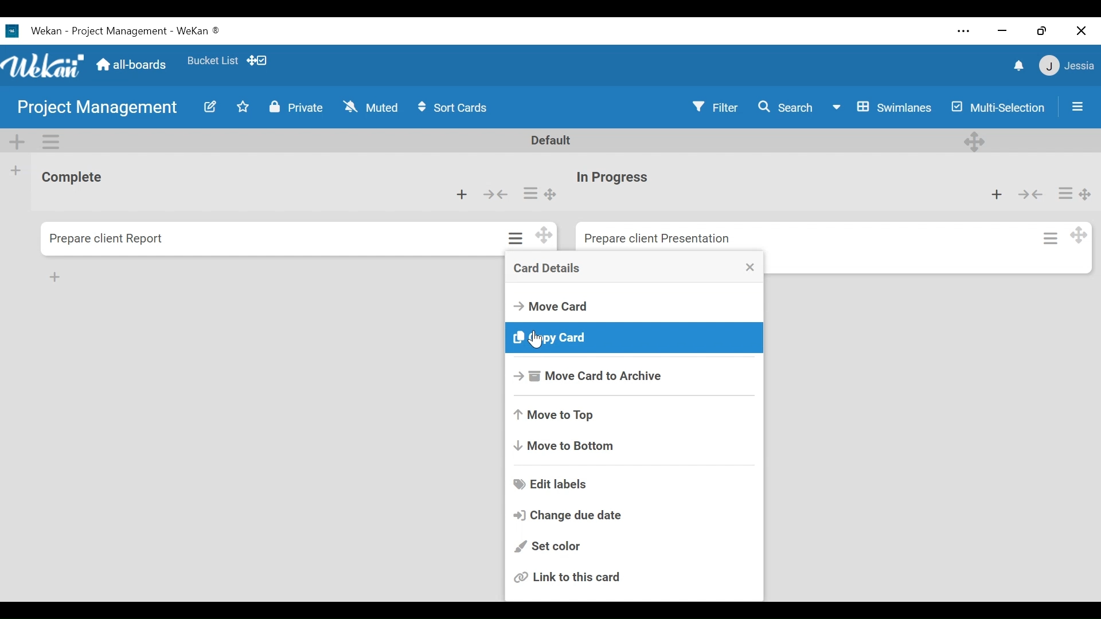 Image resolution: width=1101 pixels, height=619 pixels. Describe the element at coordinates (553, 484) in the screenshot. I see `Edit labels` at that location.